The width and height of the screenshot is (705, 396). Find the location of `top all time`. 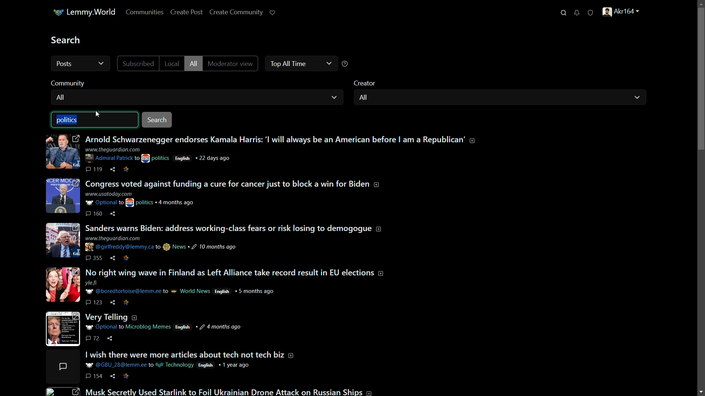

top all time is located at coordinates (290, 63).